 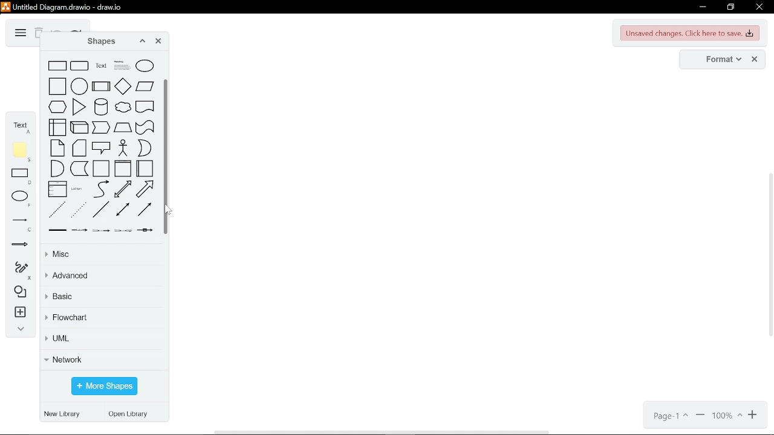 I want to click on link, so click(x=57, y=230).